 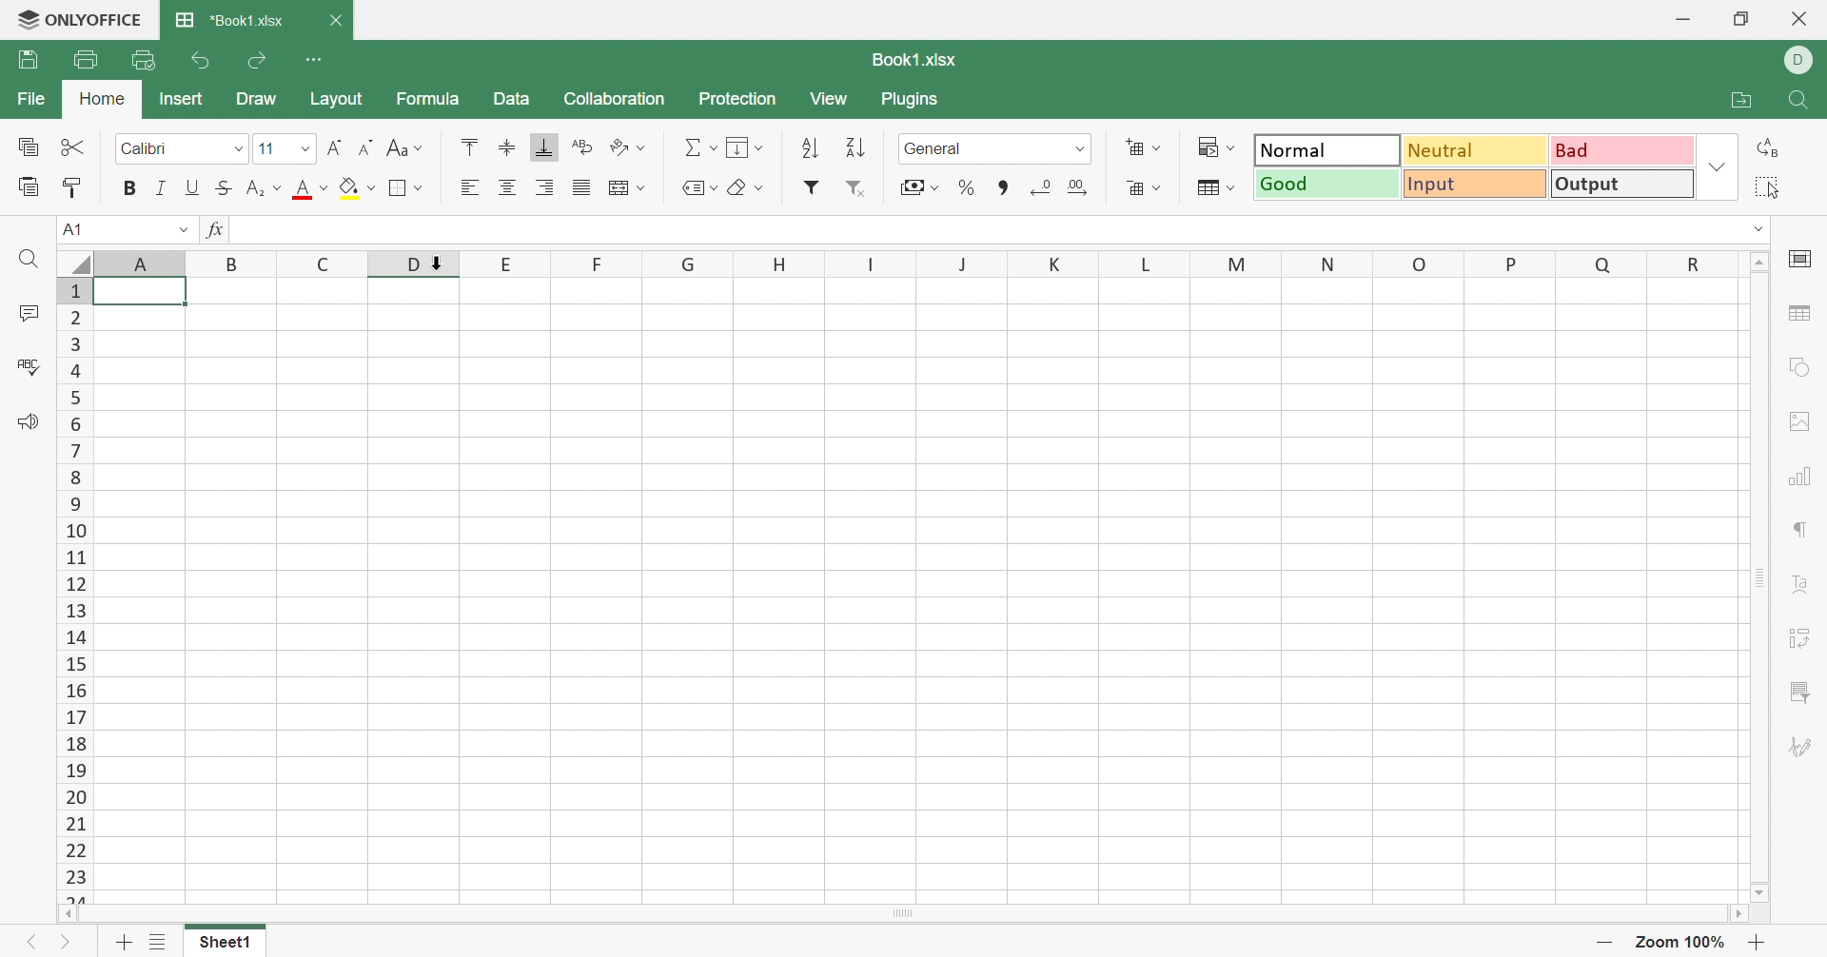 What do you see at coordinates (183, 99) in the screenshot?
I see `Insert` at bounding box center [183, 99].